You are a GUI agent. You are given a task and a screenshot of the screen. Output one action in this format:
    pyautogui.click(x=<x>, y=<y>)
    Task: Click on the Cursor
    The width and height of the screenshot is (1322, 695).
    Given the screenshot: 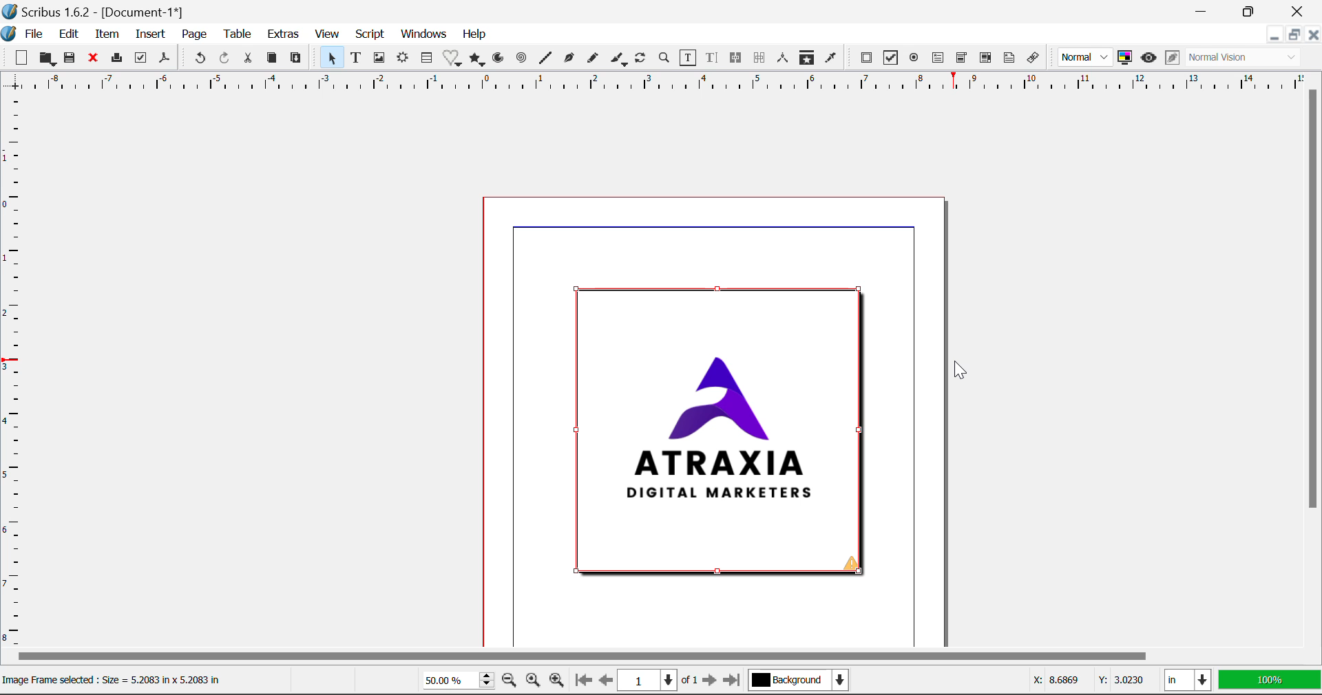 What is the action you would take?
    pyautogui.click(x=959, y=372)
    